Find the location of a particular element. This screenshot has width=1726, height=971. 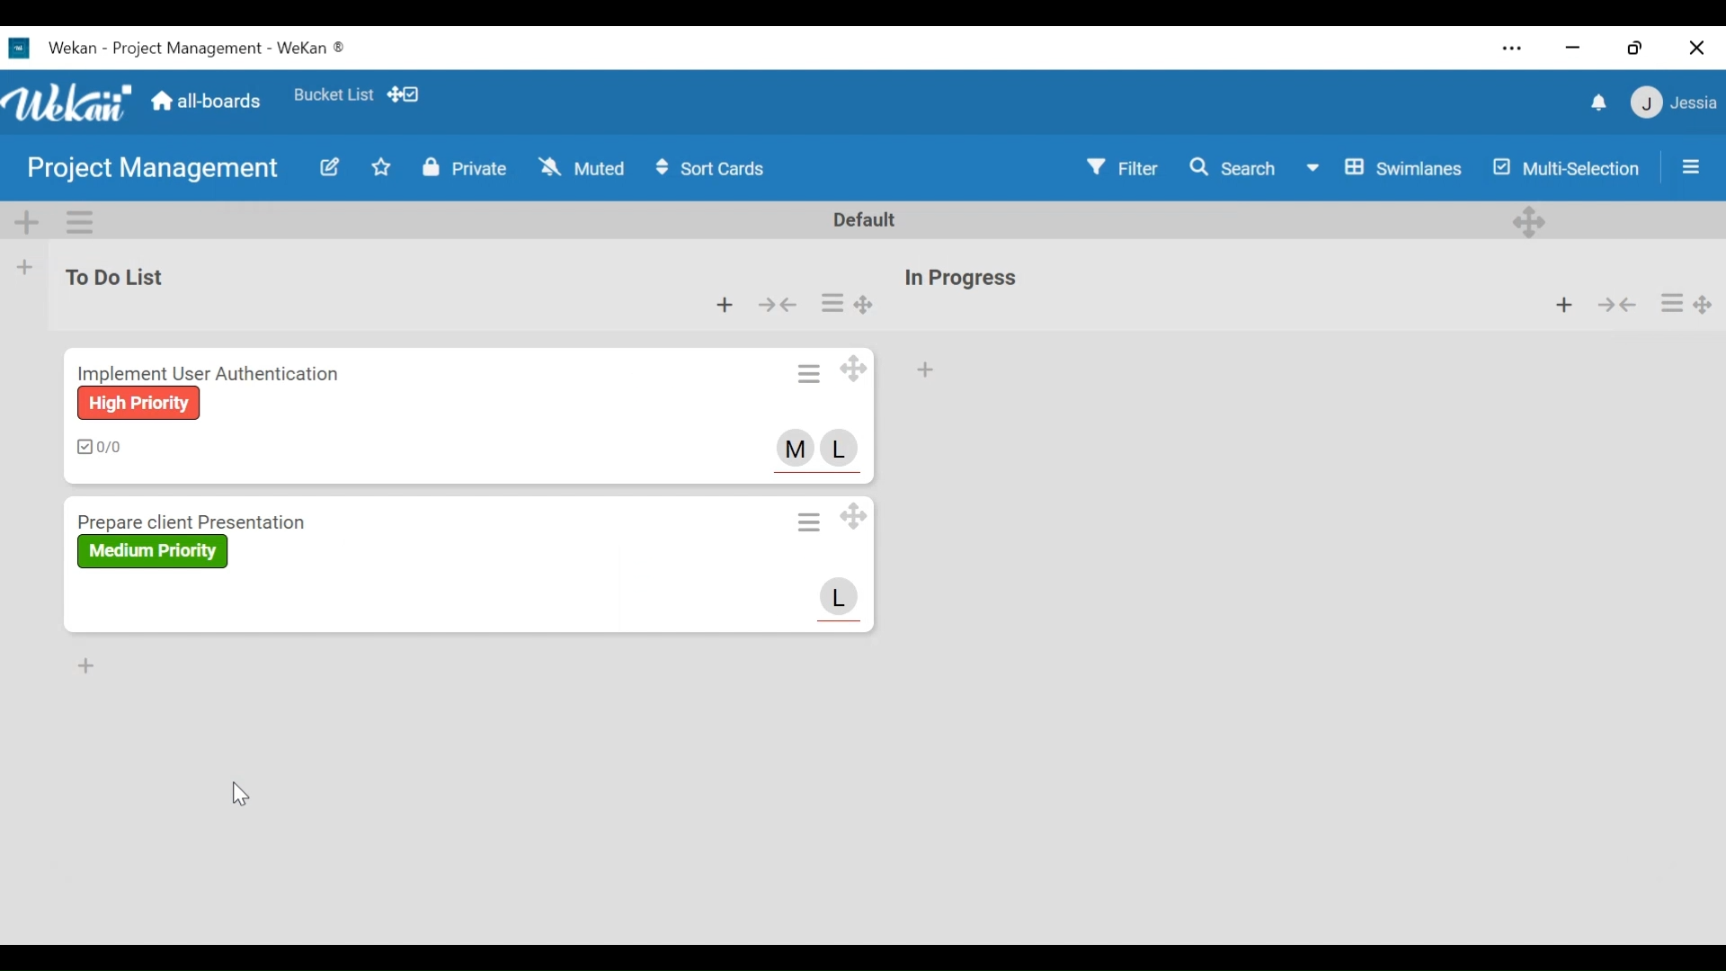

checklist is located at coordinates (98, 445).